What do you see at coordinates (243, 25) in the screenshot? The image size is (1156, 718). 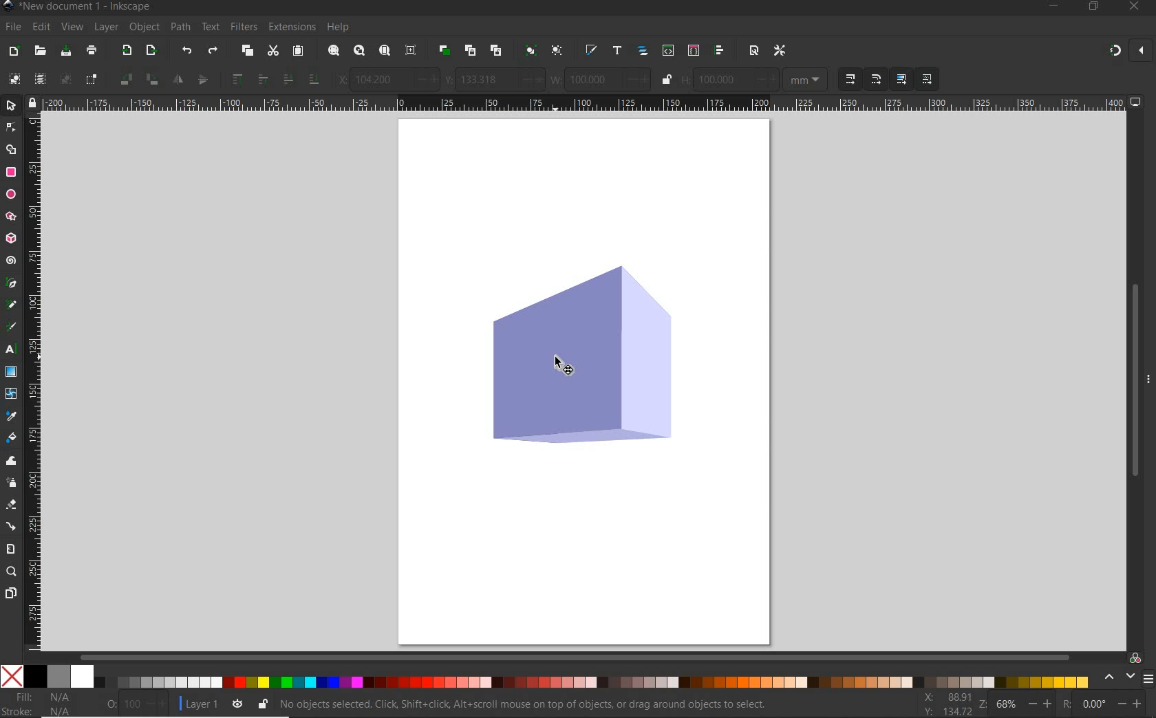 I see `FILTERS` at bounding box center [243, 25].